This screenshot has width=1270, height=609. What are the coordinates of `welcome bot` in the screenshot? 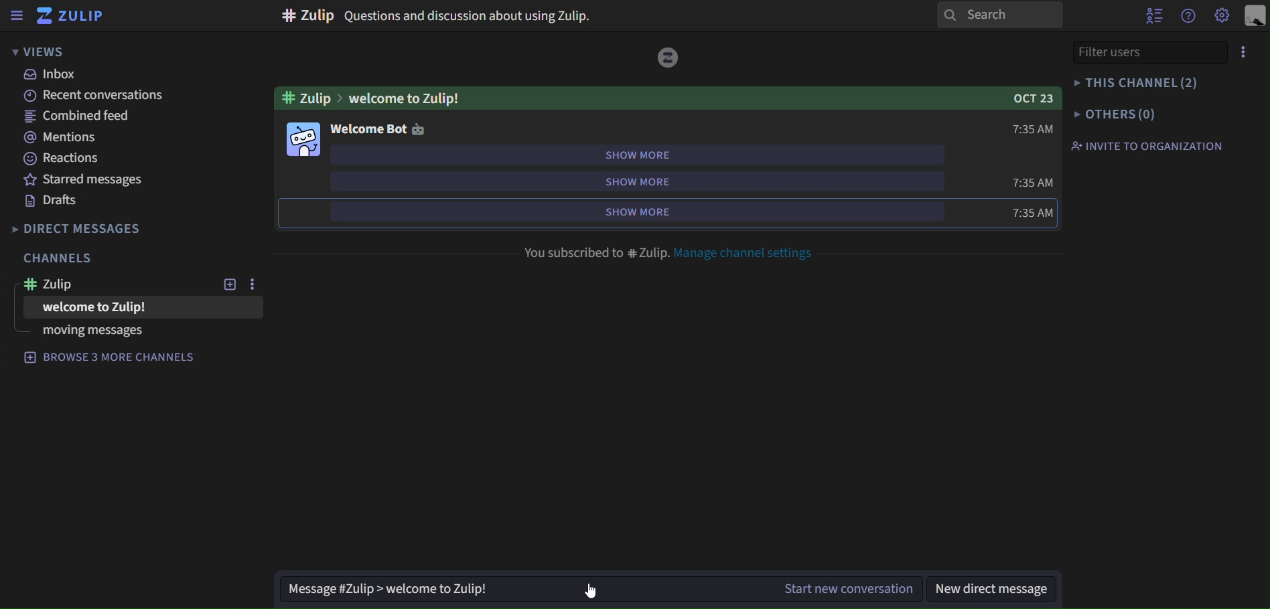 It's located at (379, 130).